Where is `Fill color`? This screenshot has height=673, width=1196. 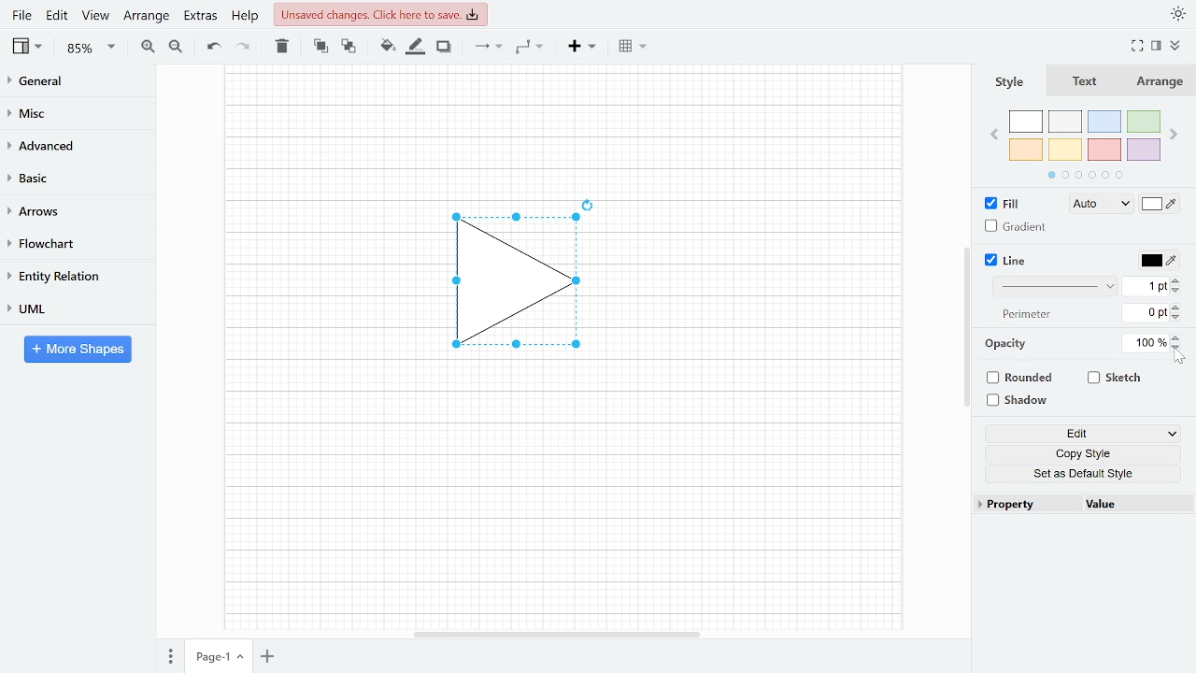
Fill color is located at coordinates (1160, 206).